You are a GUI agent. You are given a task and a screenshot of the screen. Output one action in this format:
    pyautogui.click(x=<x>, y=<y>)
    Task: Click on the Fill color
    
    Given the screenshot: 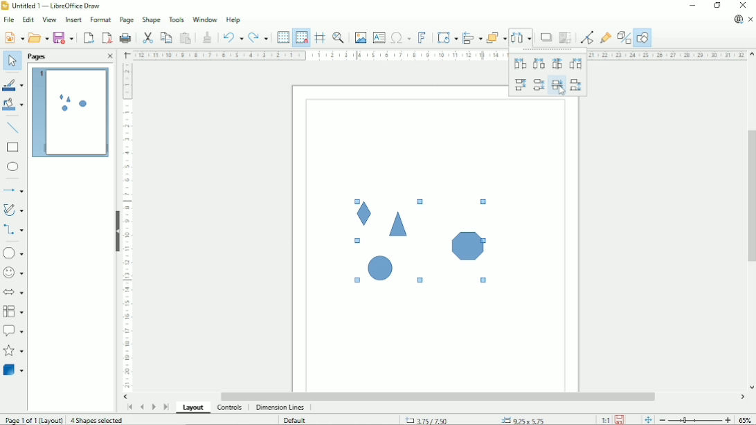 What is the action you would take?
    pyautogui.click(x=14, y=106)
    